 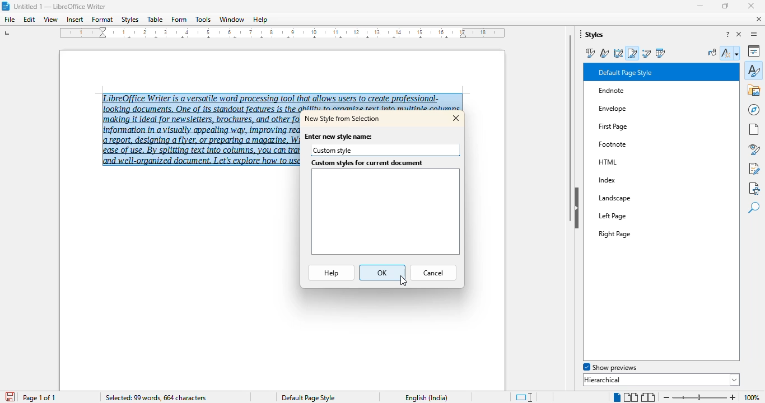 What do you see at coordinates (589, 53) in the screenshot?
I see `paragraph styles` at bounding box center [589, 53].